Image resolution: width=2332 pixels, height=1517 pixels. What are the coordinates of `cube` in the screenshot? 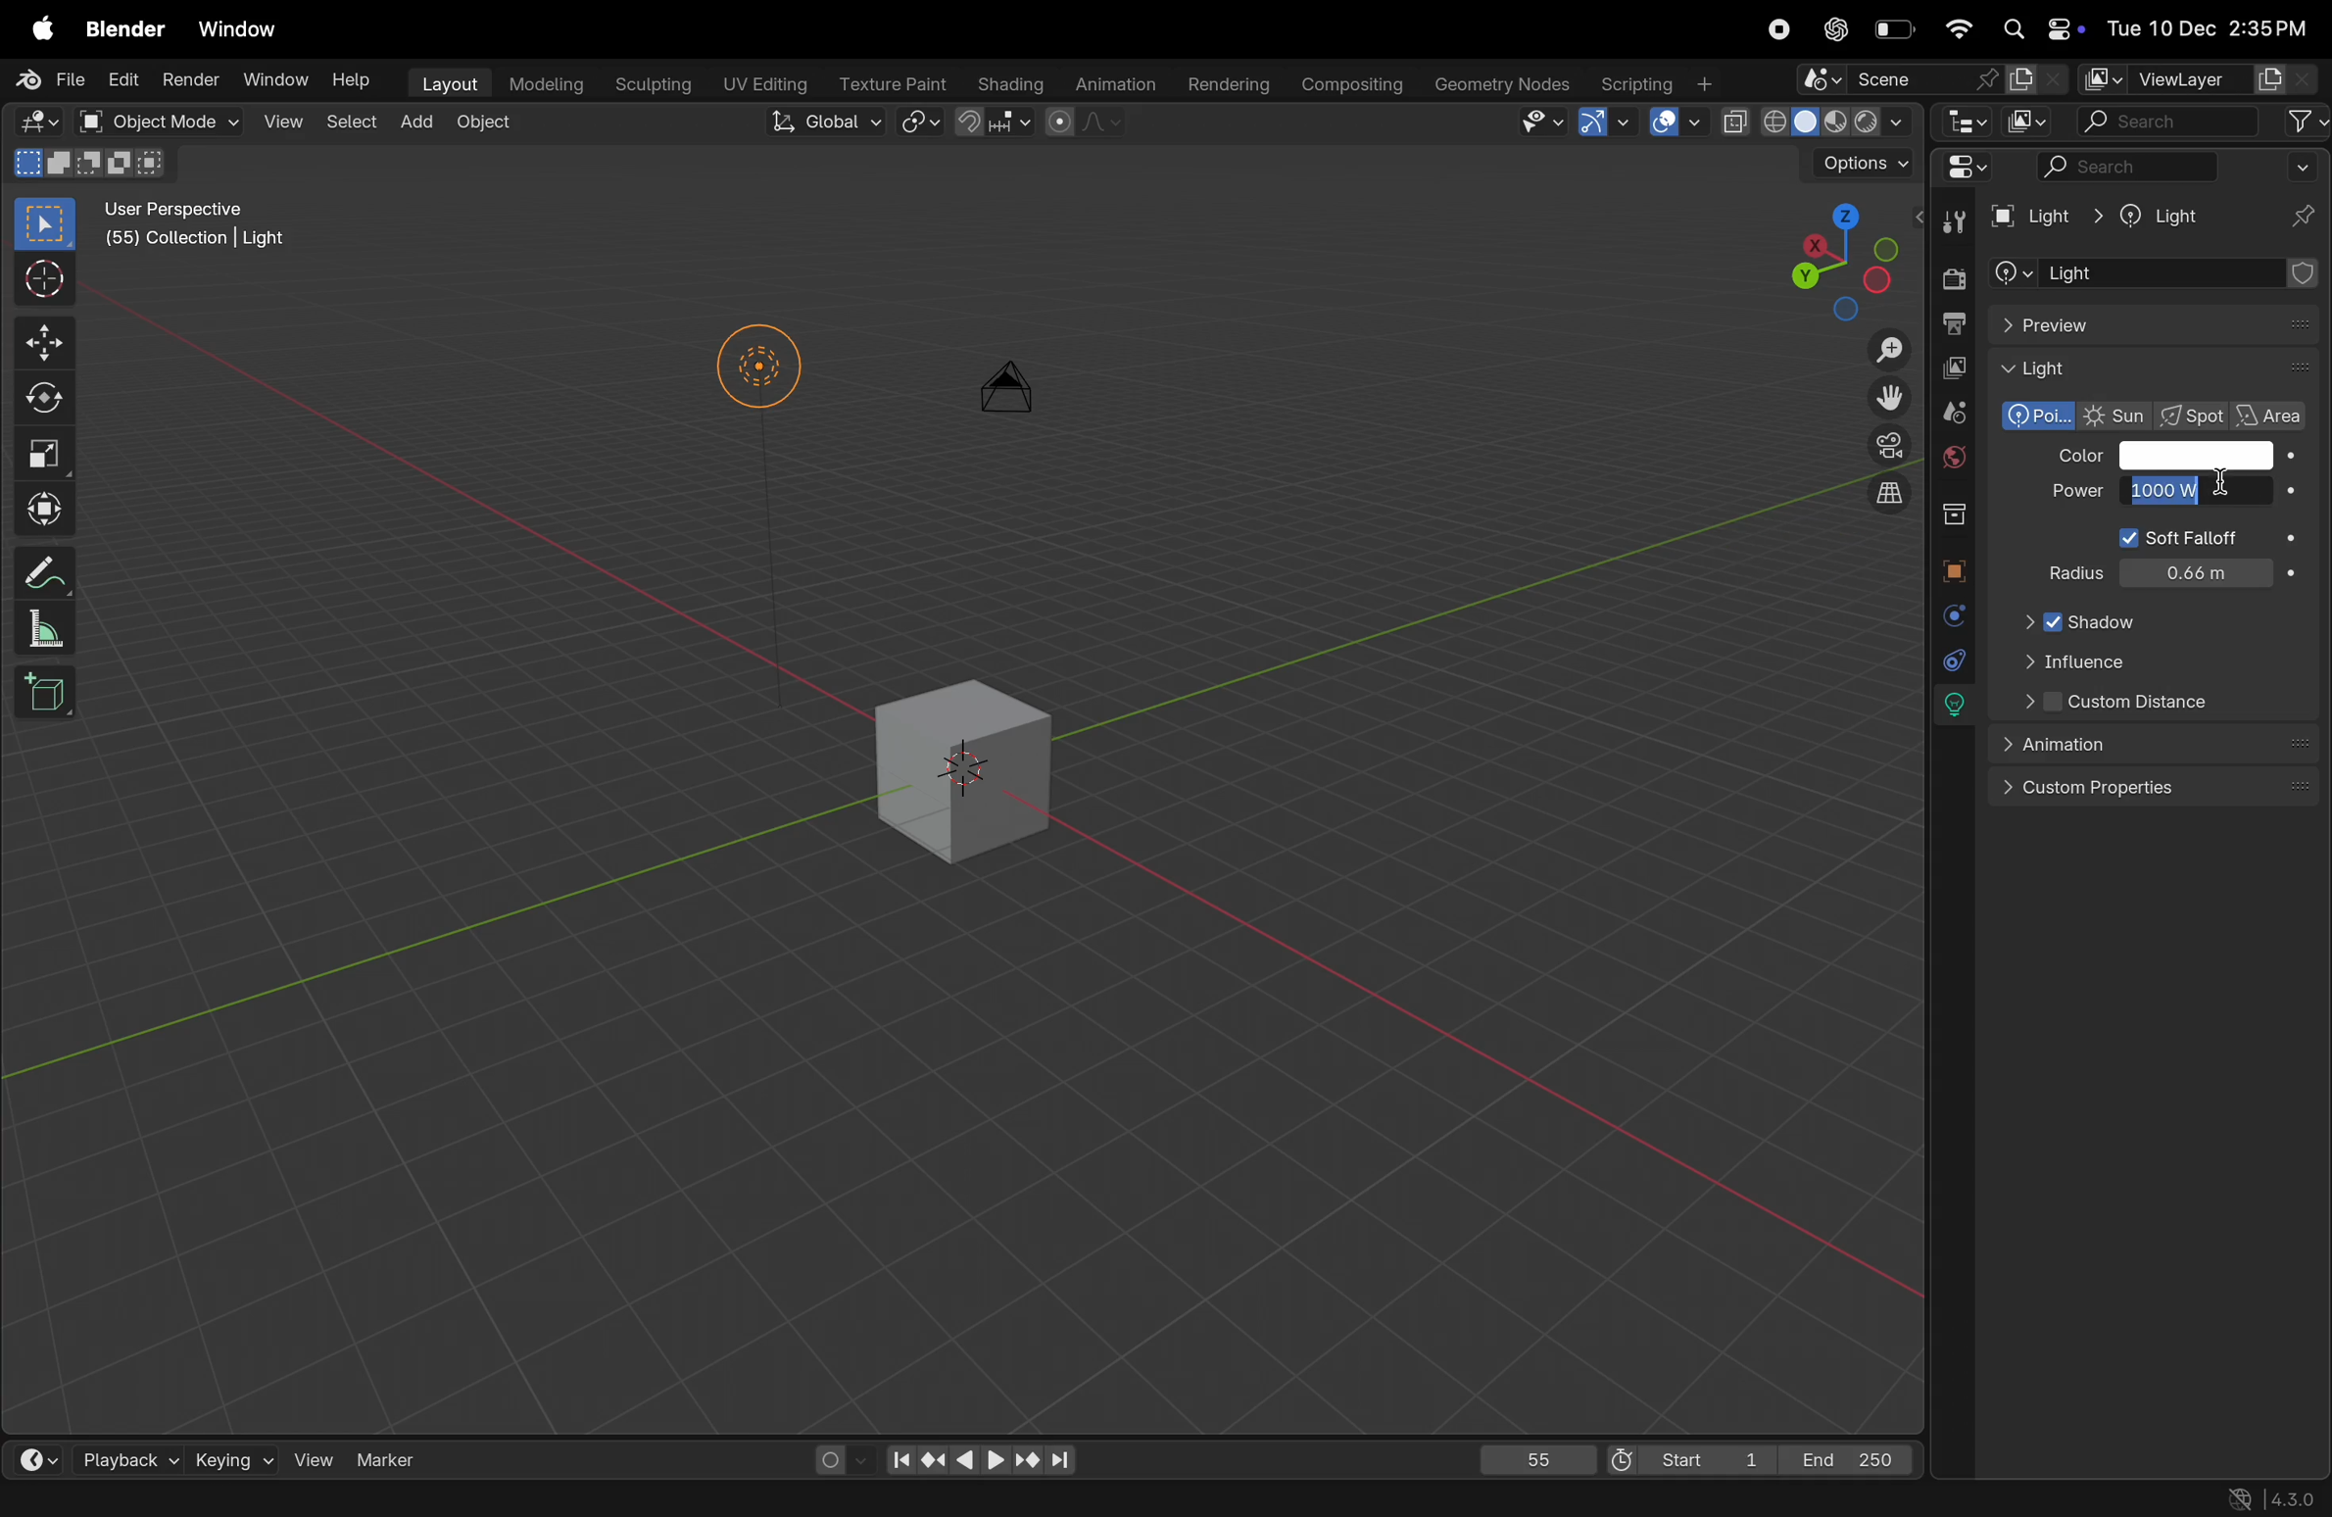 It's located at (51, 700).